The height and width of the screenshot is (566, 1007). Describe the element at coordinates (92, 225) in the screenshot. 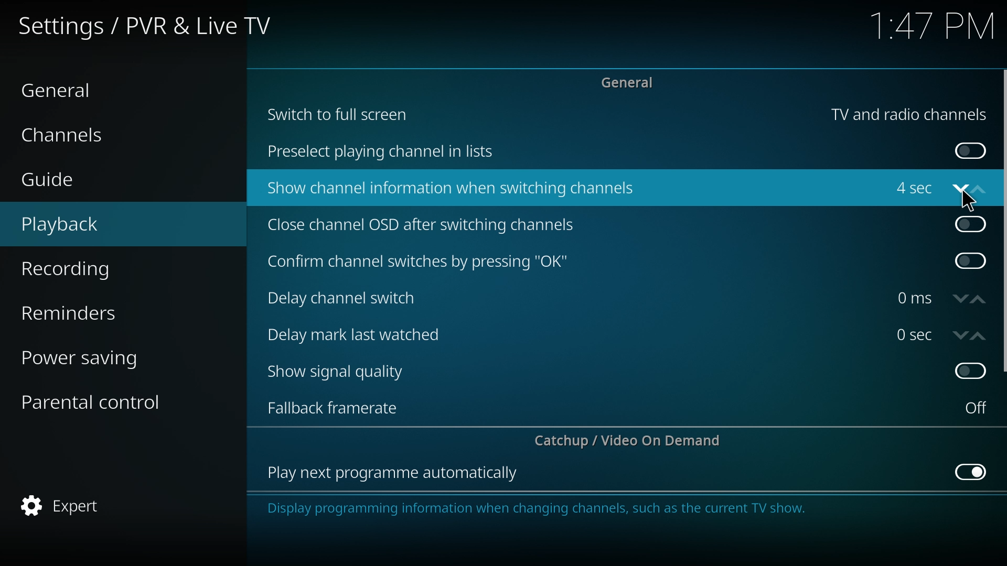

I see `playback` at that location.